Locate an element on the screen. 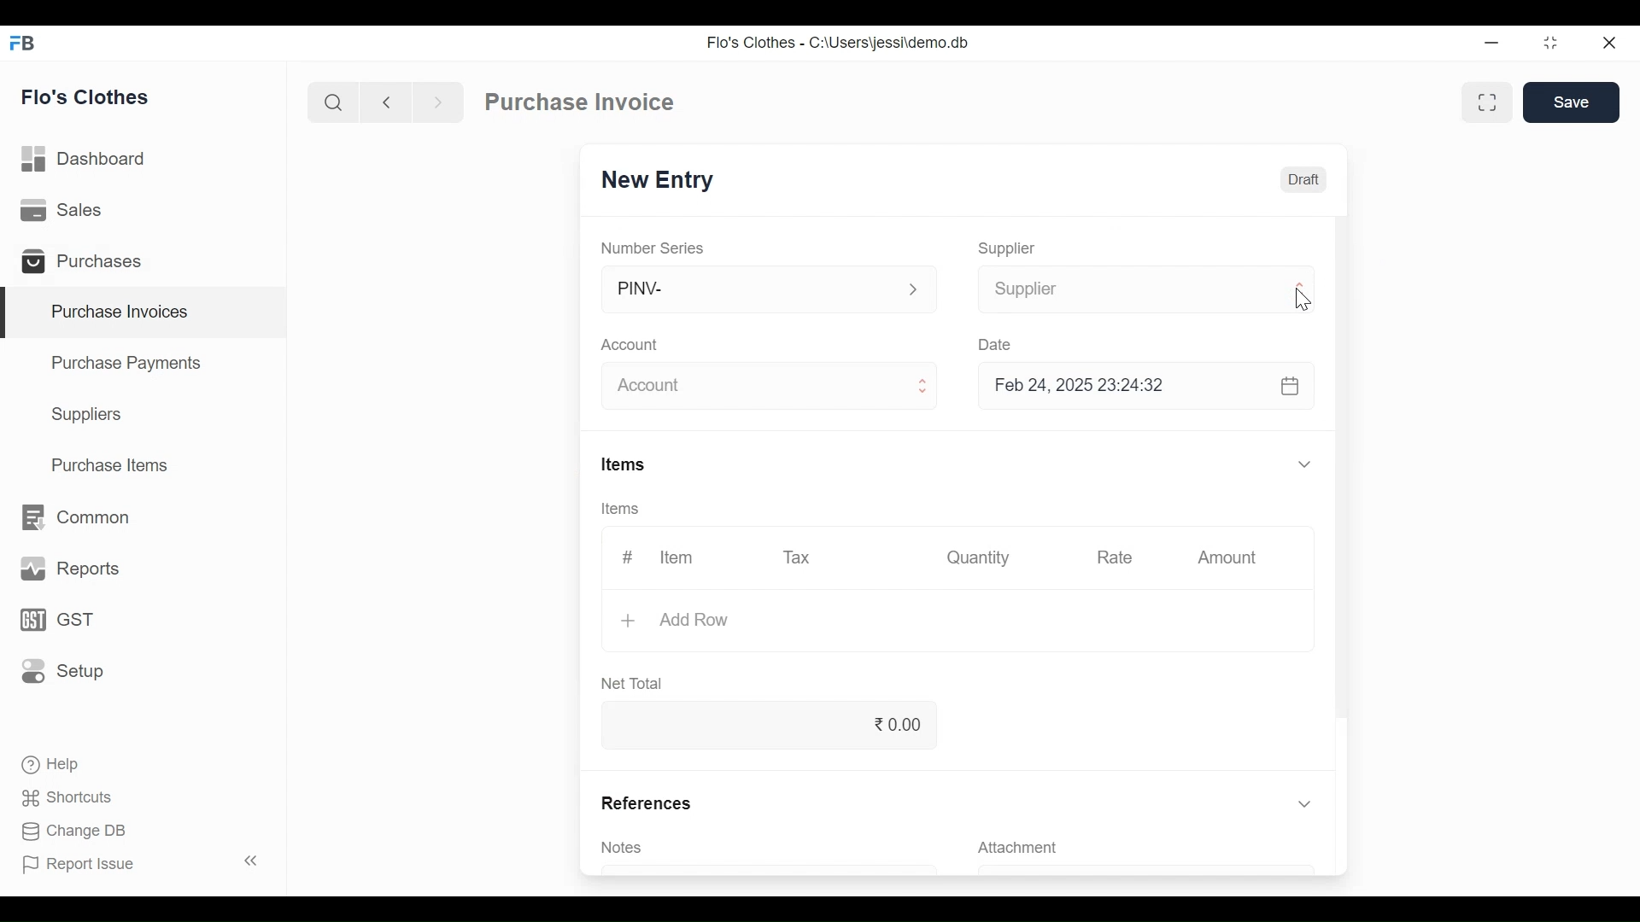 The height and width of the screenshot is (922, 1640). References is located at coordinates (644, 802).